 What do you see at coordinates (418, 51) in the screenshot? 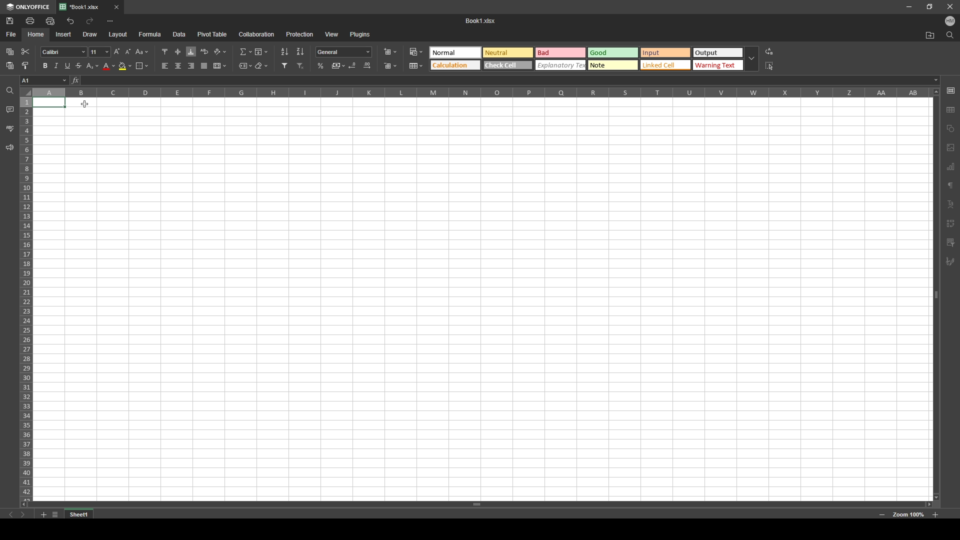
I see `conditional formatting` at bounding box center [418, 51].